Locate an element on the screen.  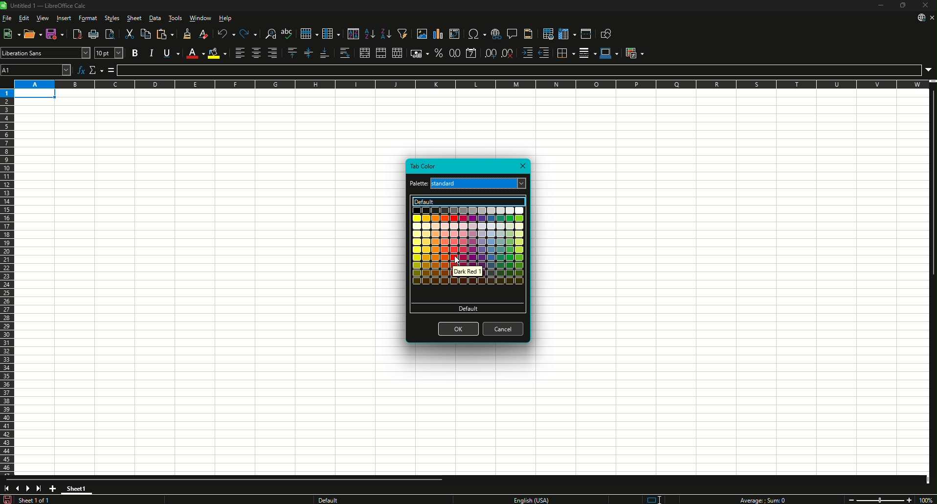
Border Style is located at coordinates (587, 53).